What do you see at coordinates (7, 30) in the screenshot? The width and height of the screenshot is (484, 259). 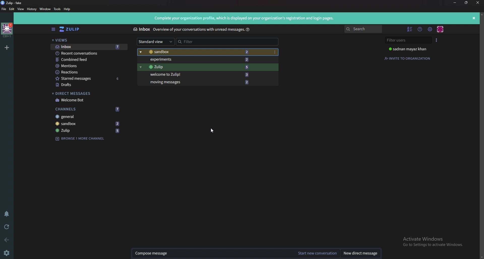 I see `home` at bounding box center [7, 30].